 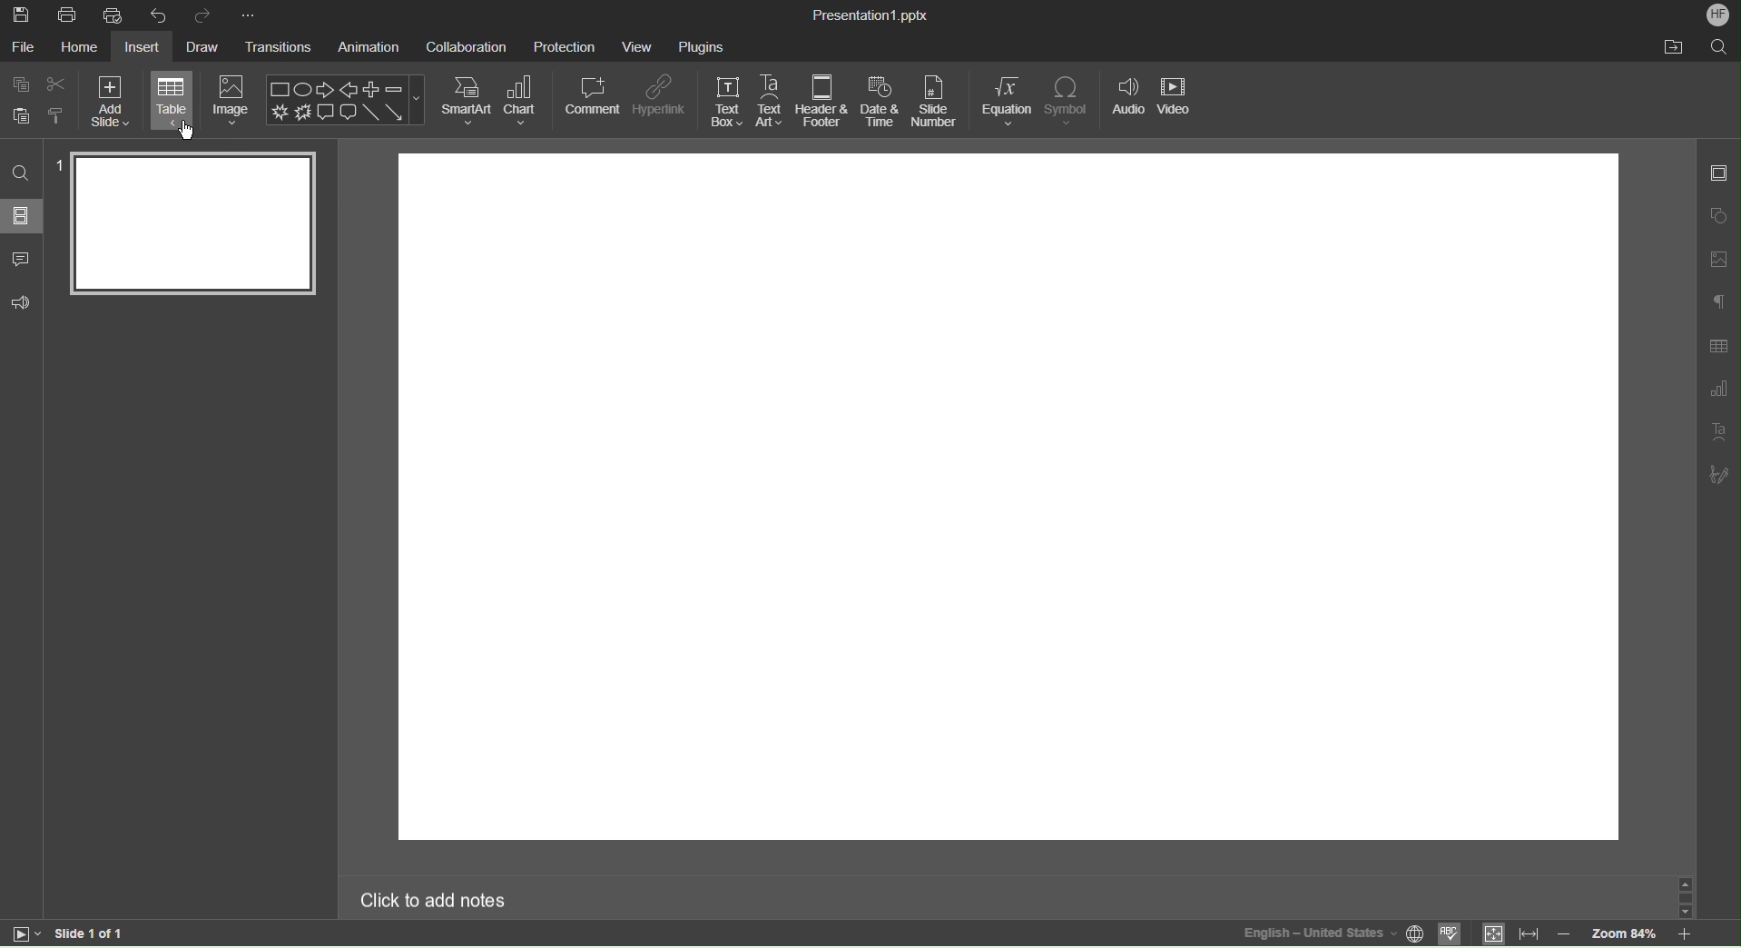 I want to click on Search, so click(x=1721, y=47).